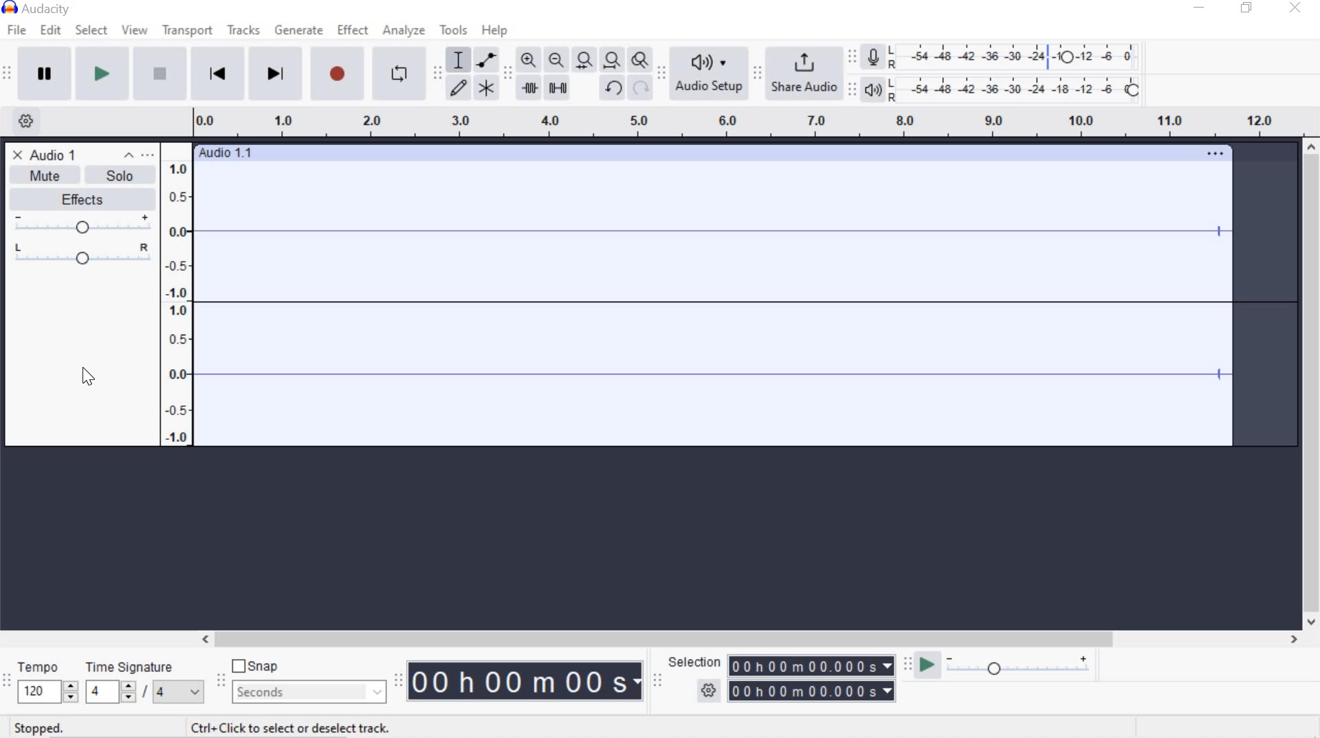  Describe the element at coordinates (338, 75) in the screenshot. I see `Record` at that location.